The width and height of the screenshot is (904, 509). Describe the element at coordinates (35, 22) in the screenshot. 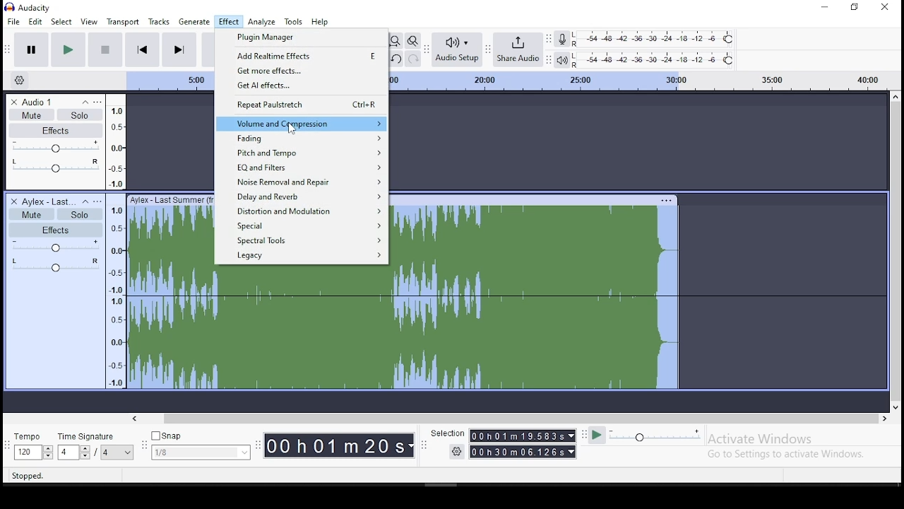

I see `edit` at that location.